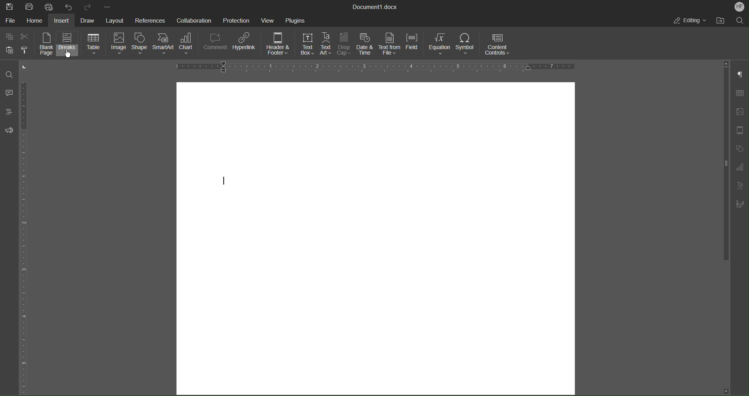  Describe the element at coordinates (412, 44) in the screenshot. I see `Field` at that location.